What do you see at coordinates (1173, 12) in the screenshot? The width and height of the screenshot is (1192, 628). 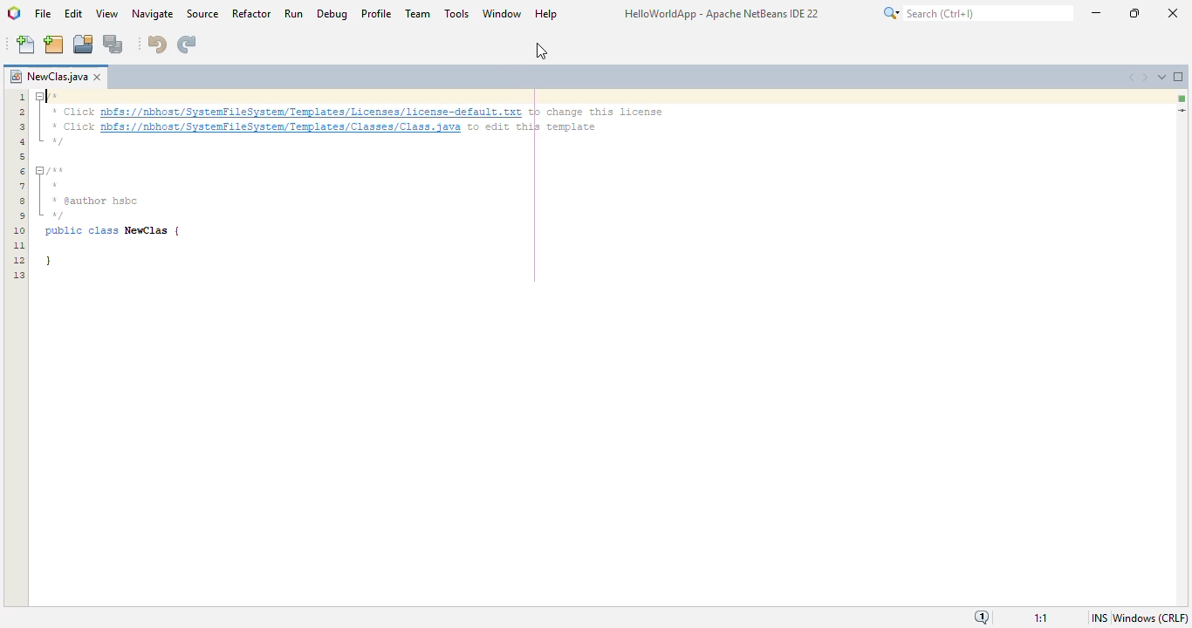 I see `close` at bounding box center [1173, 12].